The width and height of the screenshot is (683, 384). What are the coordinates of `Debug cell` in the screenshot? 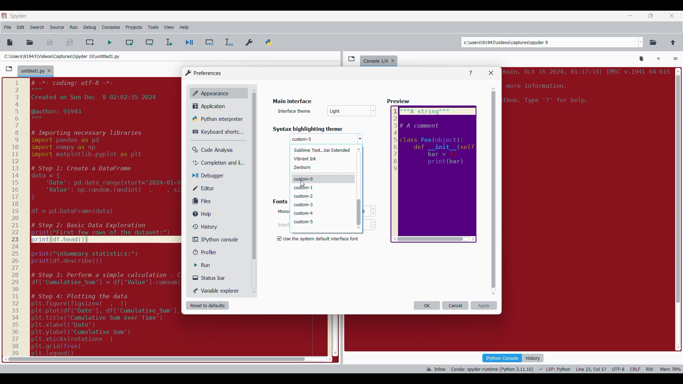 It's located at (210, 42).